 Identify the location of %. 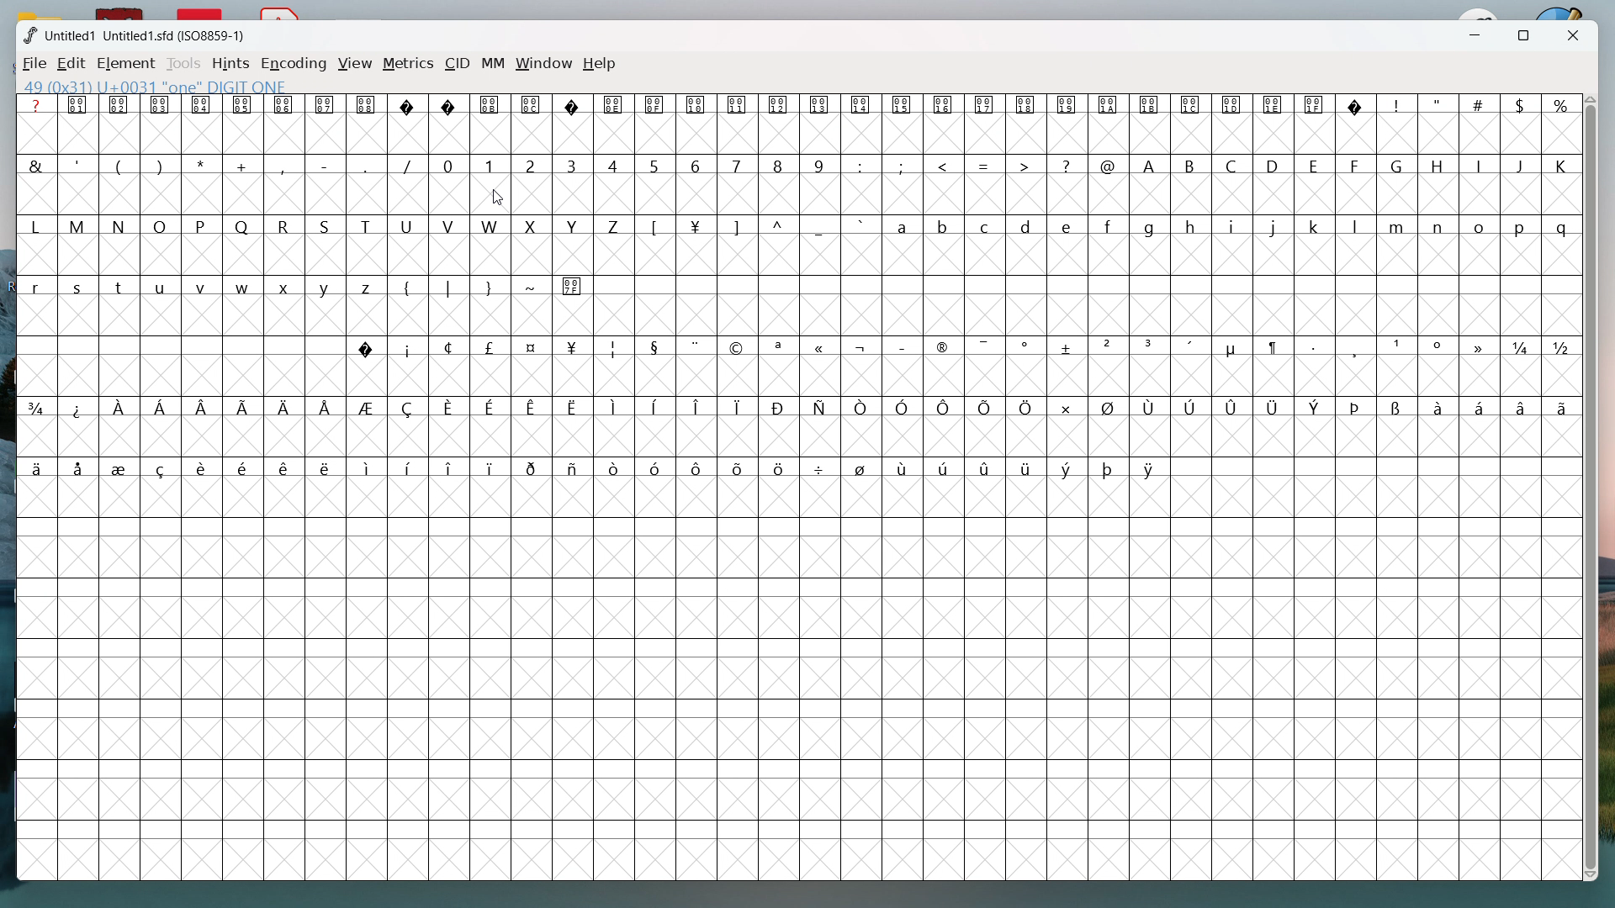
(1557, 103).